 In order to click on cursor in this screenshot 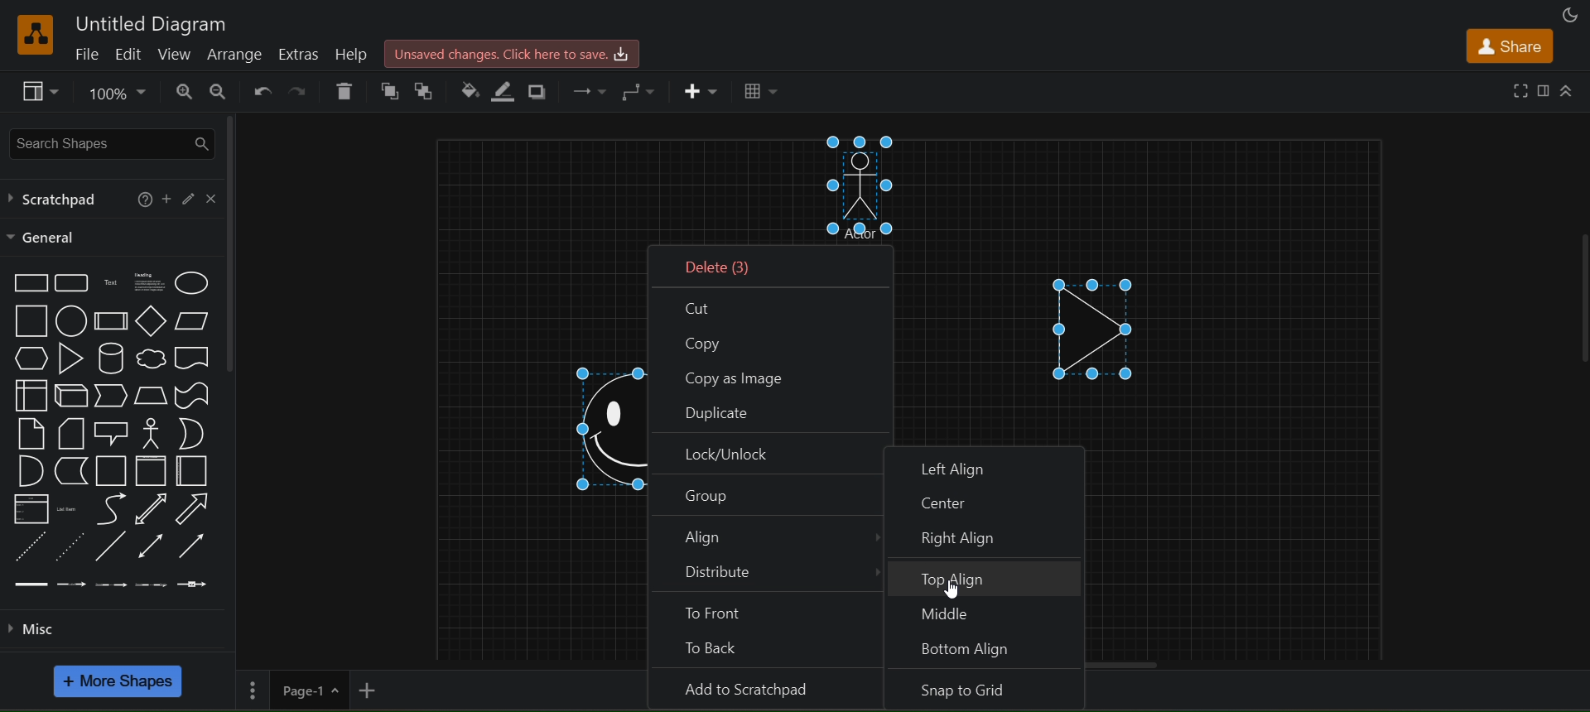, I will do `click(952, 591)`.